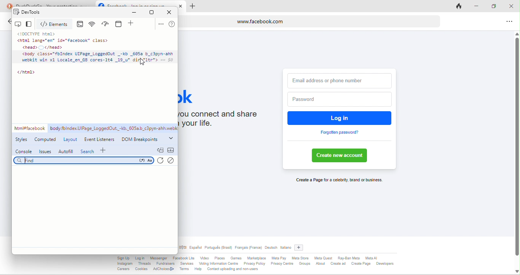 The height and width of the screenshot is (275, 520). I want to click on clear, so click(173, 161).